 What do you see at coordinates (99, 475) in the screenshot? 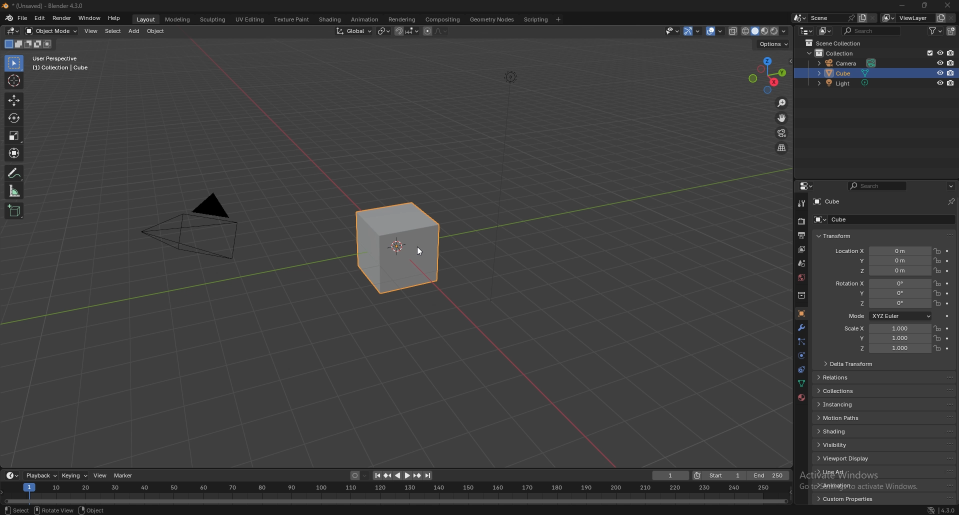
I see `view` at bounding box center [99, 475].